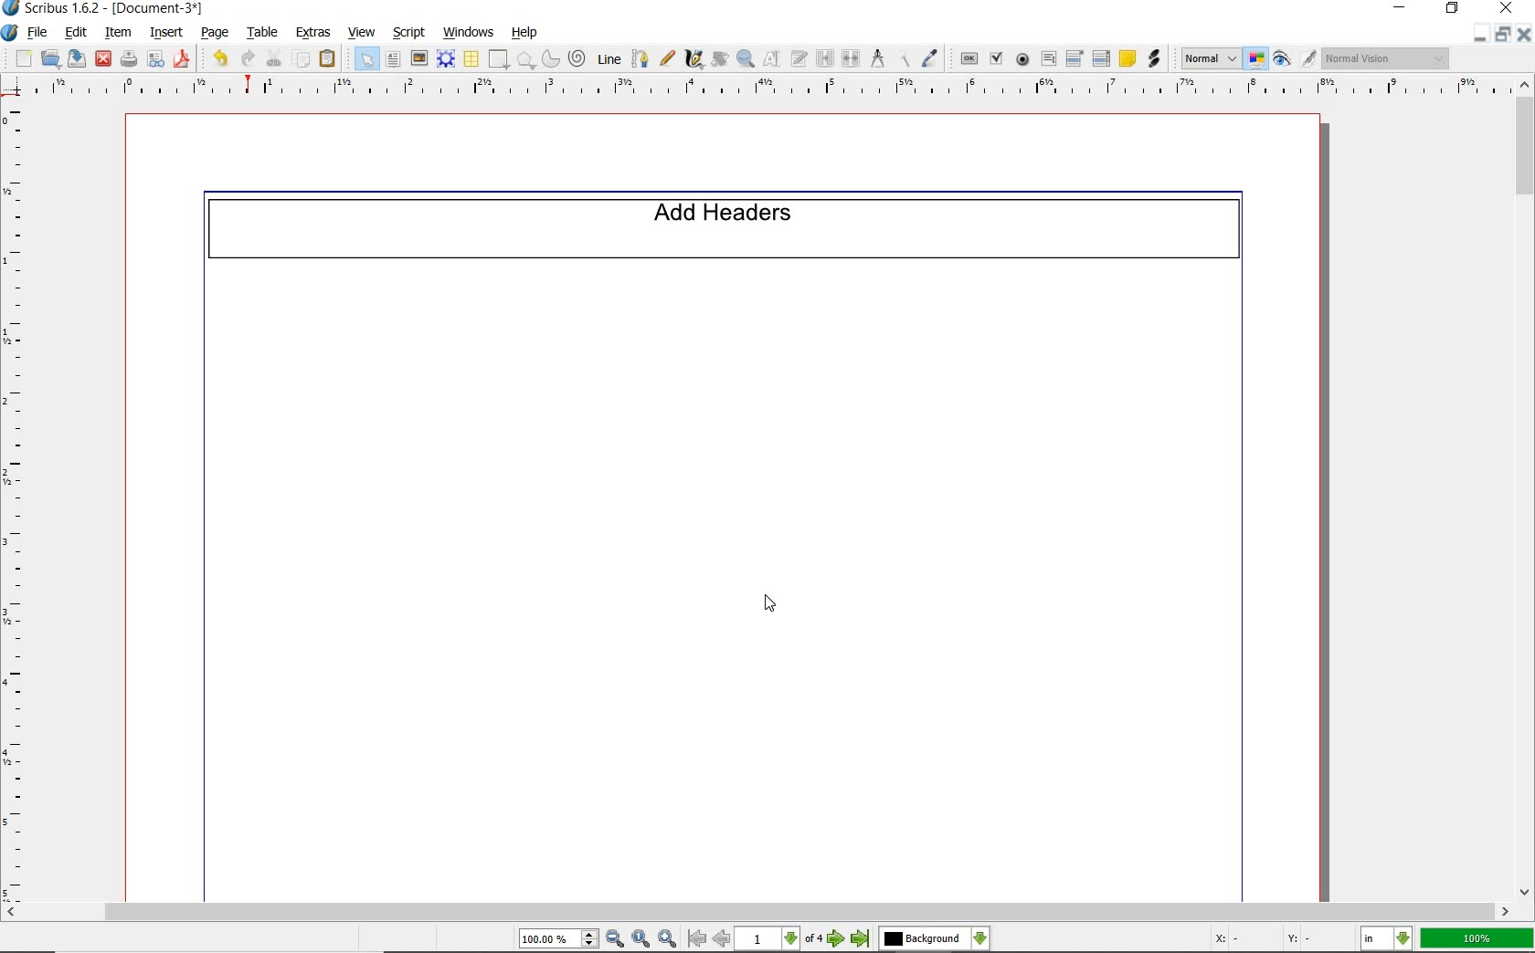 This screenshot has height=953, width=1535. What do you see at coordinates (861, 940) in the screenshot?
I see `go to last page` at bounding box center [861, 940].